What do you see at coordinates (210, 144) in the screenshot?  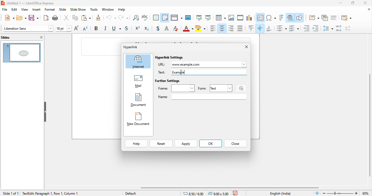 I see `ok` at bounding box center [210, 144].